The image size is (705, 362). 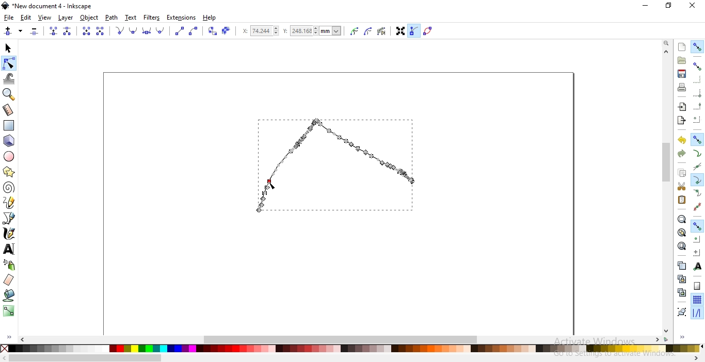 What do you see at coordinates (682, 47) in the screenshot?
I see `create a document` at bounding box center [682, 47].